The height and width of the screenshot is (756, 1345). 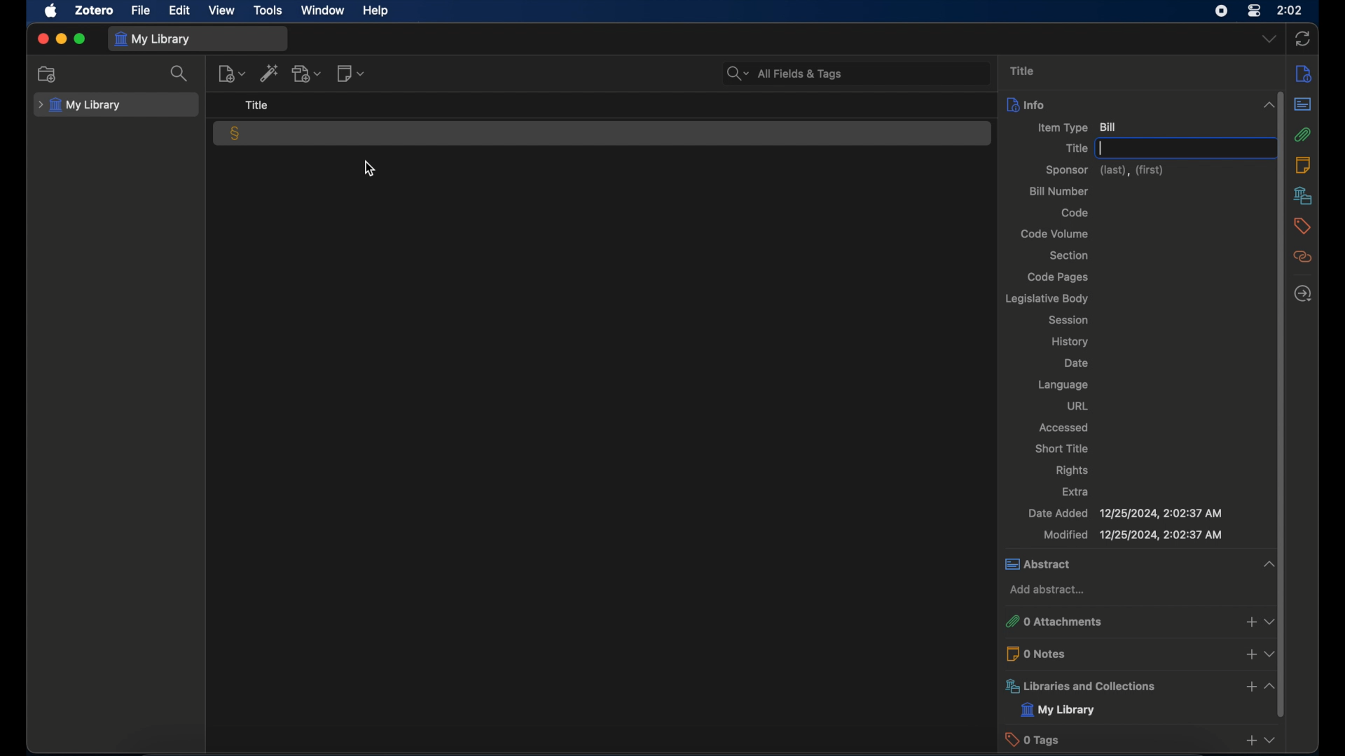 I want to click on apple, so click(x=51, y=11).